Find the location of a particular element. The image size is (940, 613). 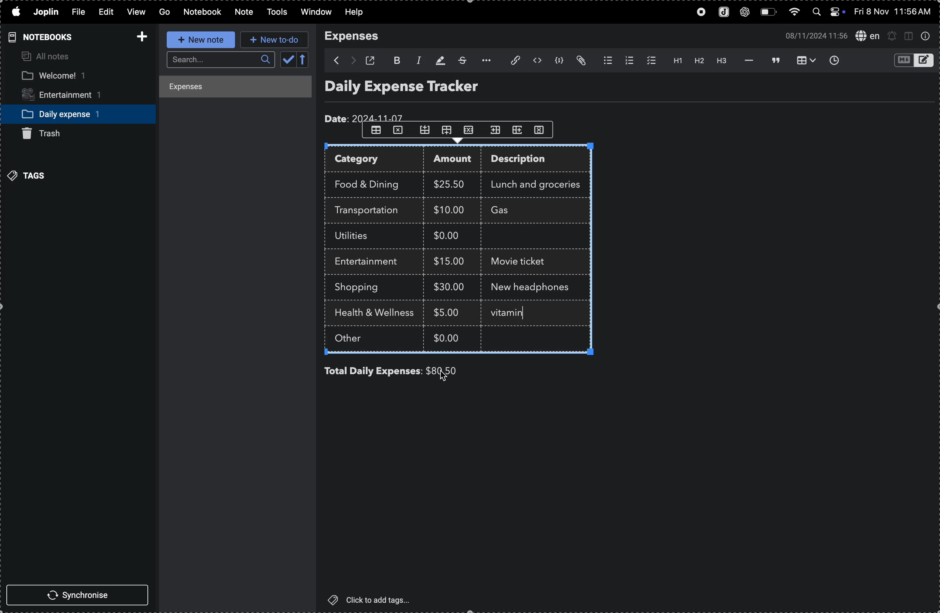

lunch and groceries is located at coordinates (540, 183).